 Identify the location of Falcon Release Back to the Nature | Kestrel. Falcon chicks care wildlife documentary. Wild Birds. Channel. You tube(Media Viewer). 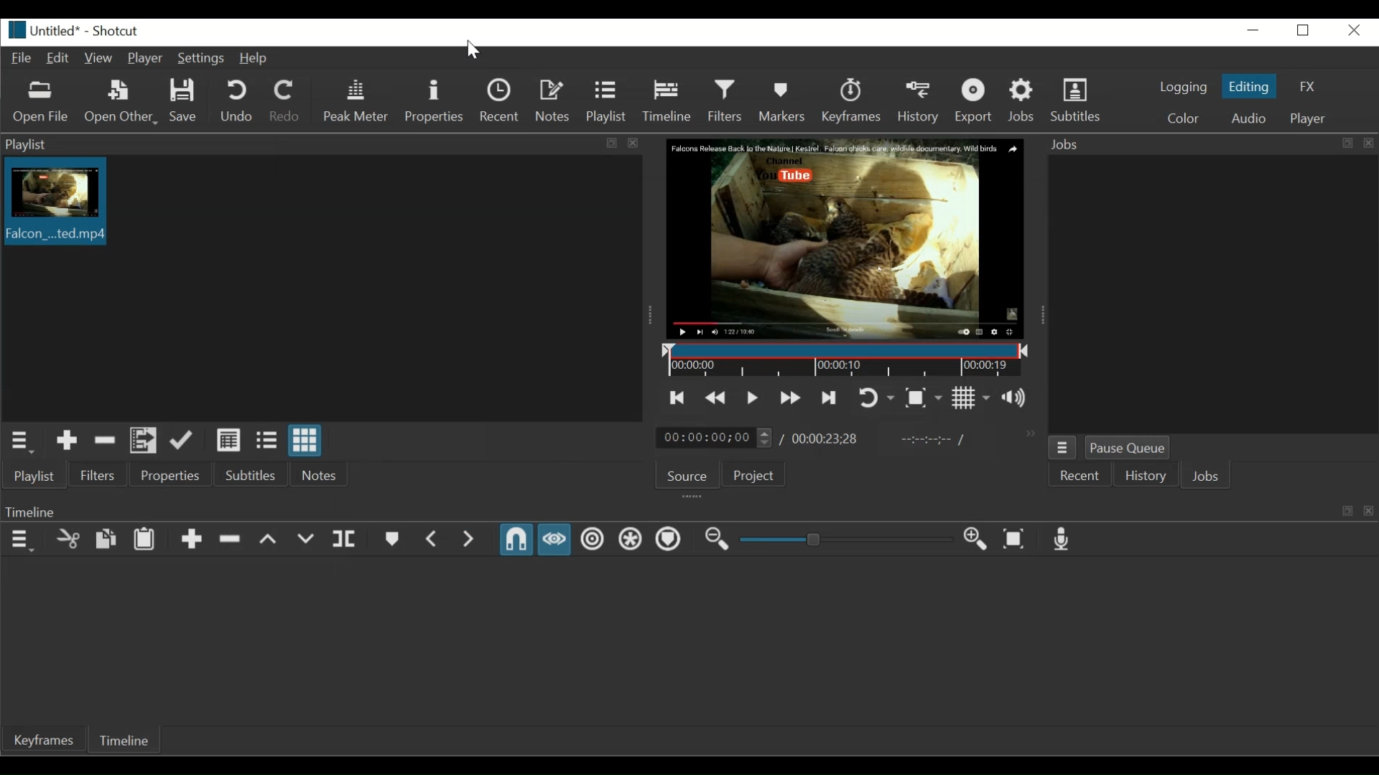
(846, 238).